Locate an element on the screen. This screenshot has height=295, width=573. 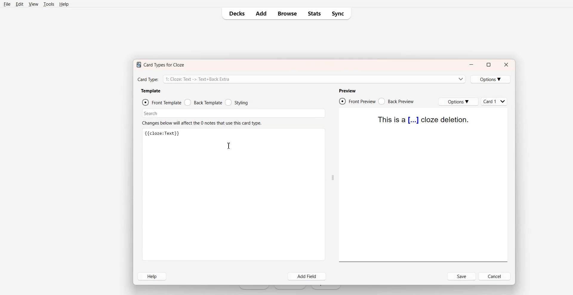
Options is located at coordinates (491, 79).